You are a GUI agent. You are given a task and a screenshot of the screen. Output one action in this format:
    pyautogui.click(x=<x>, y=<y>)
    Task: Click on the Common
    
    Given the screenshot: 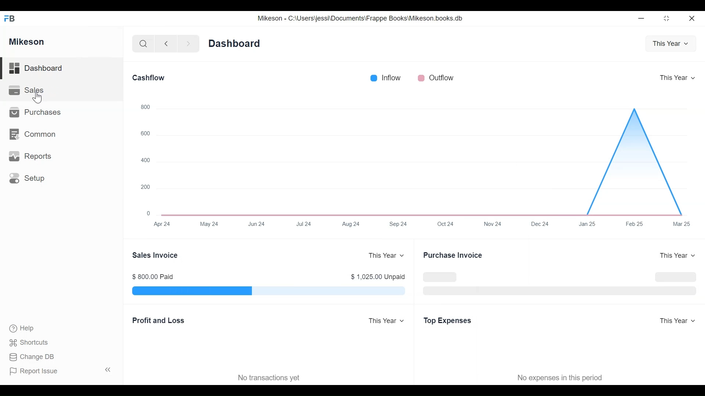 What is the action you would take?
    pyautogui.click(x=36, y=136)
    